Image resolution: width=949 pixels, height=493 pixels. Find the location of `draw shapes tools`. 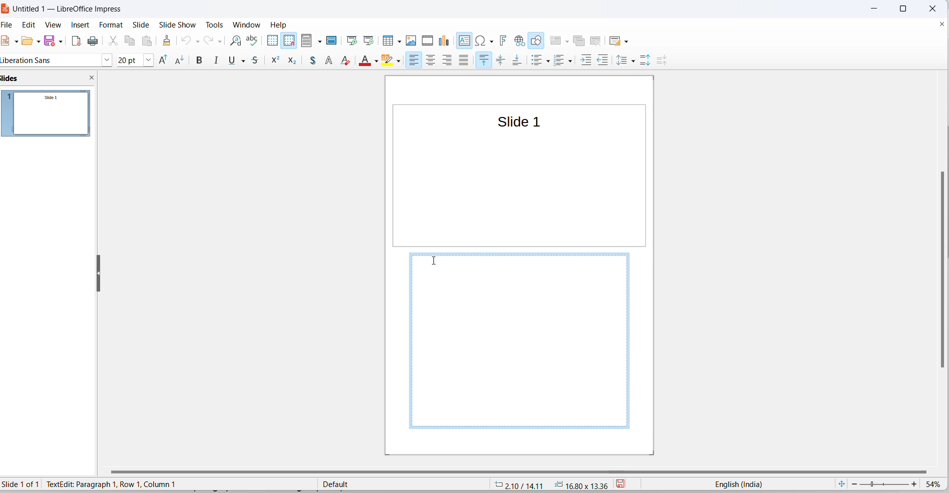

draw shapes tools is located at coordinates (537, 40).